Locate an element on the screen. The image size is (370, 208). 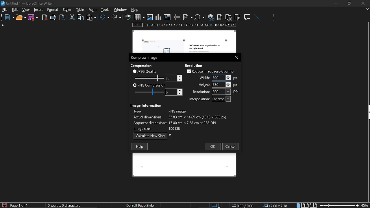
resolution is located at coordinates (216, 92).